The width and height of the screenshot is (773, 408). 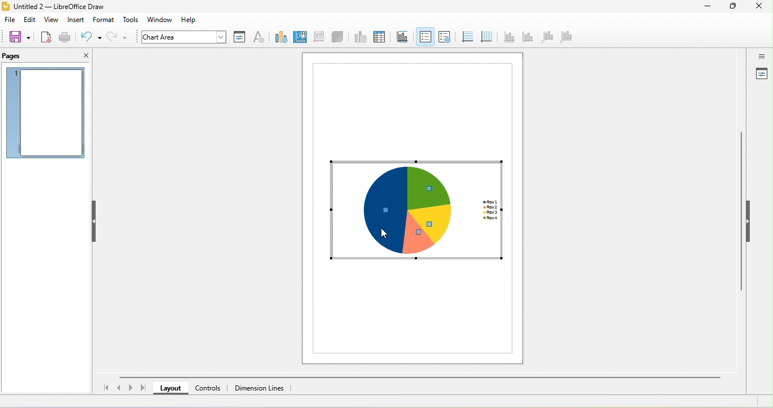 I want to click on y axis, so click(x=527, y=37).